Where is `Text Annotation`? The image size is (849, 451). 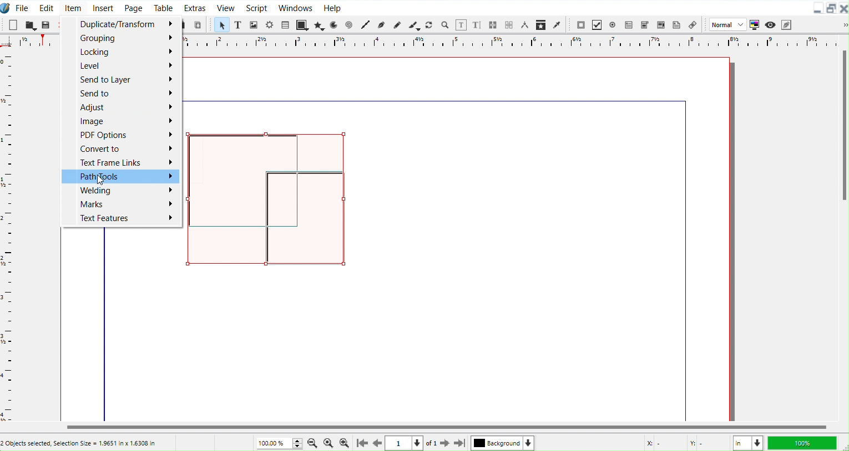
Text Annotation is located at coordinates (676, 24).